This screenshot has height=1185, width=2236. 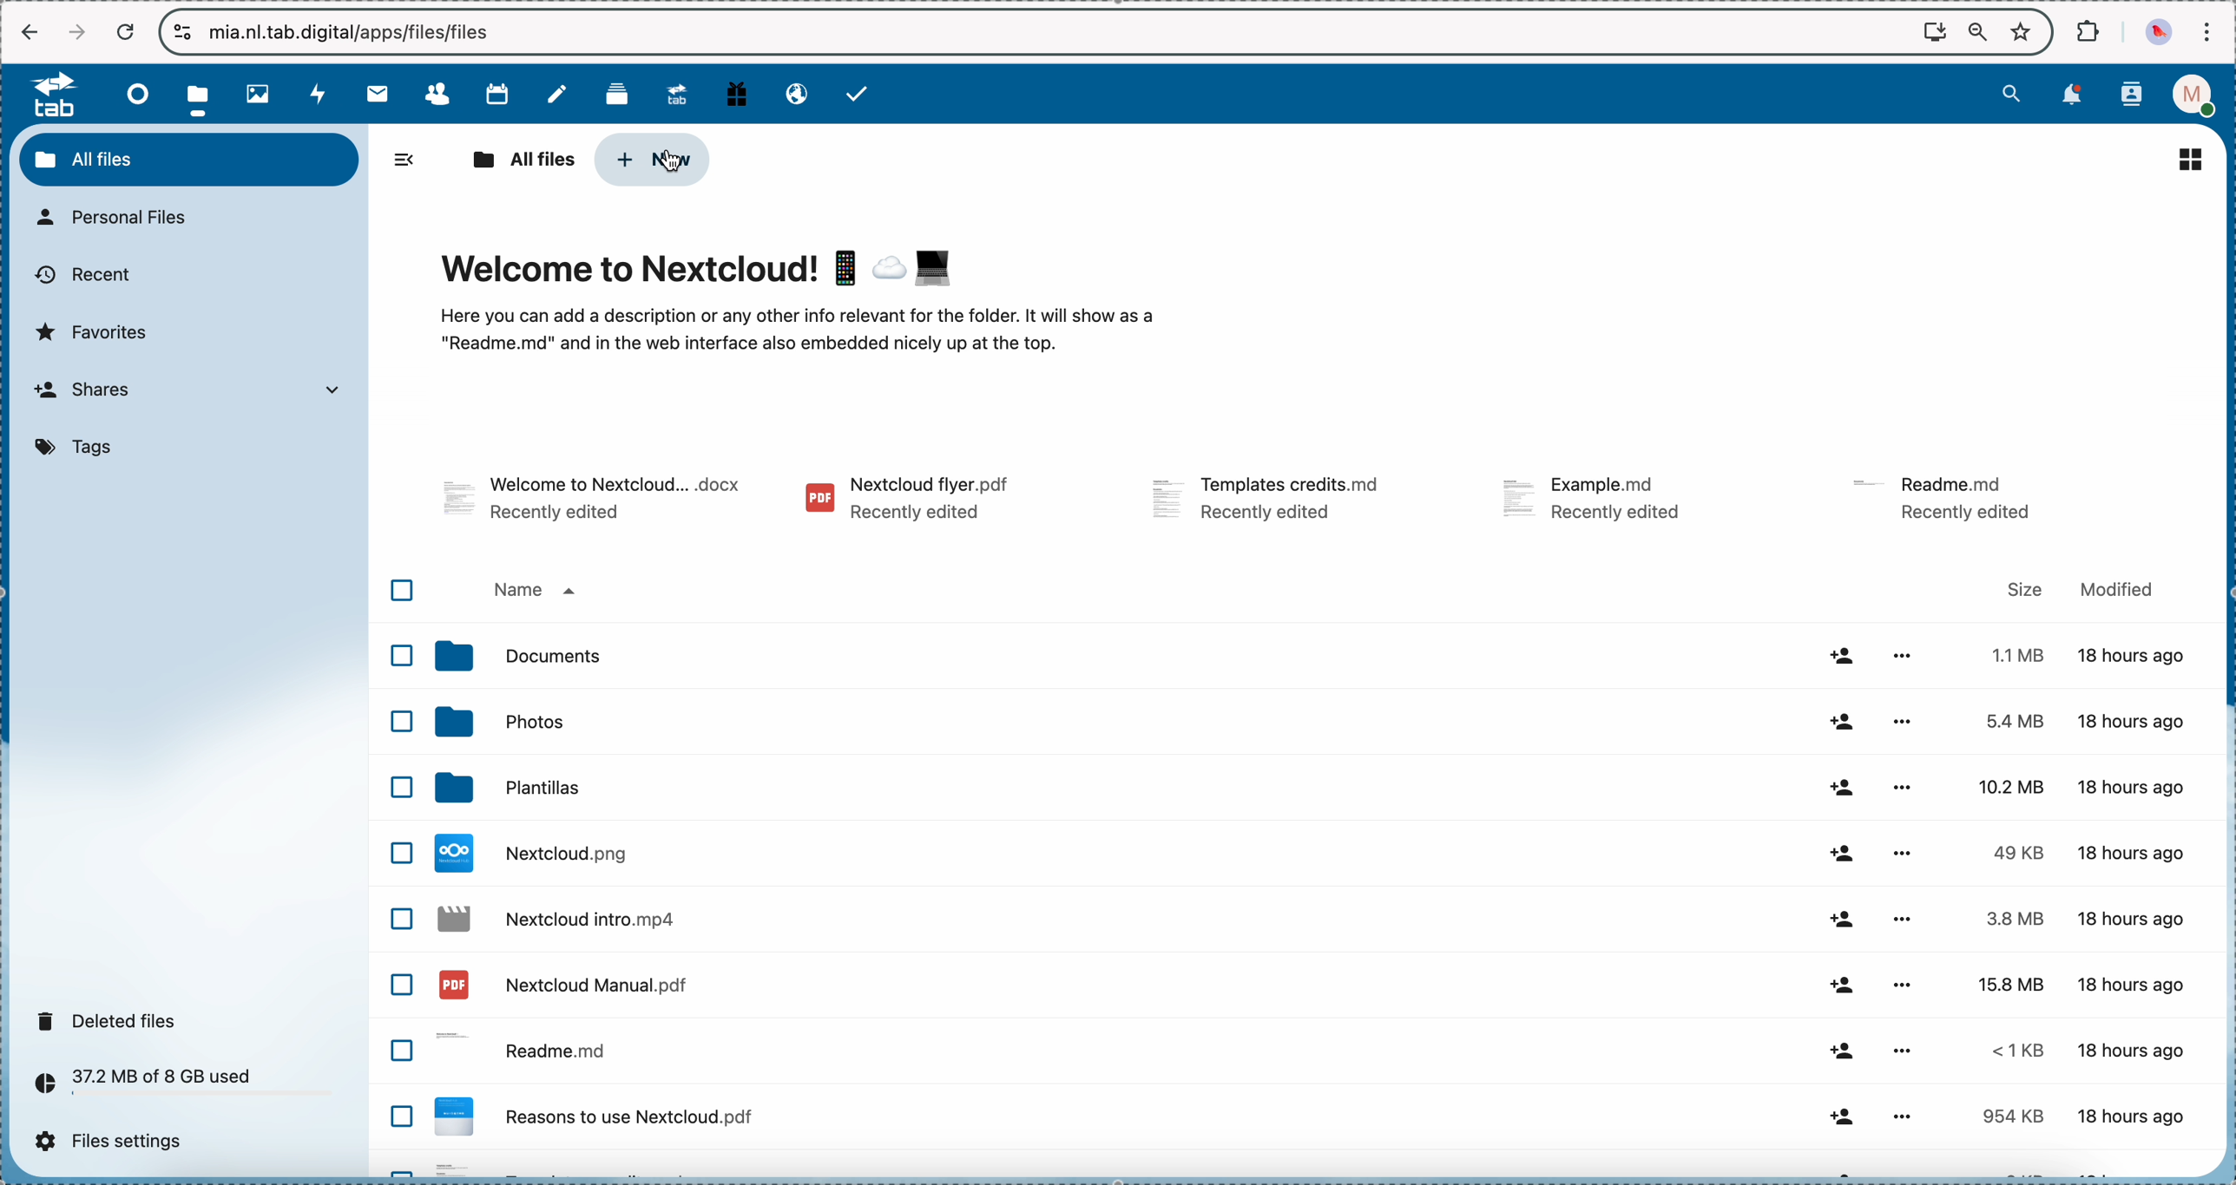 What do you see at coordinates (1901, 918) in the screenshot?
I see `more options` at bounding box center [1901, 918].